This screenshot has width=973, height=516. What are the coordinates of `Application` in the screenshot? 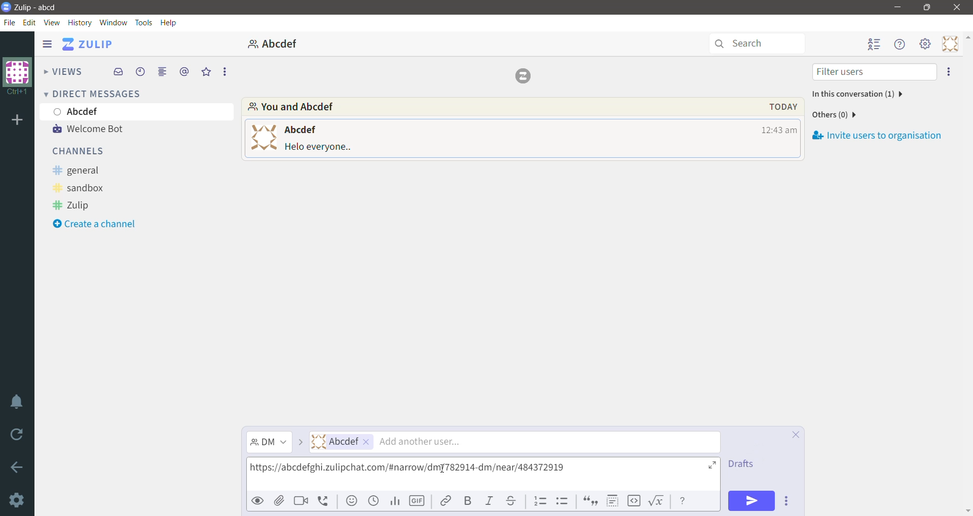 It's located at (88, 44).